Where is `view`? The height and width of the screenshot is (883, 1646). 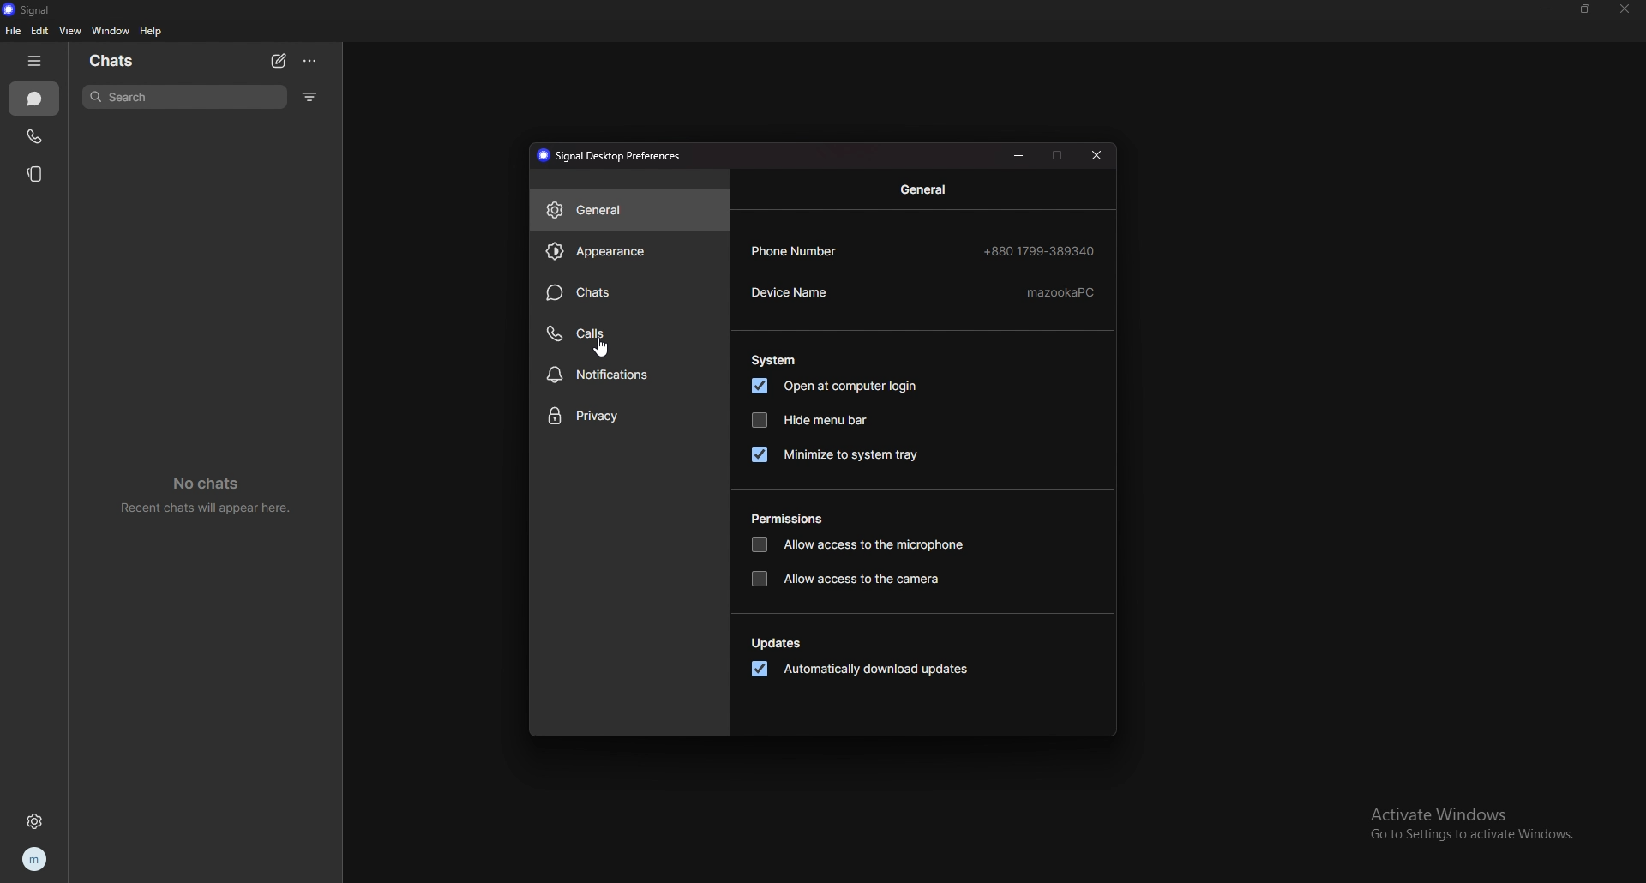
view is located at coordinates (69, 30).